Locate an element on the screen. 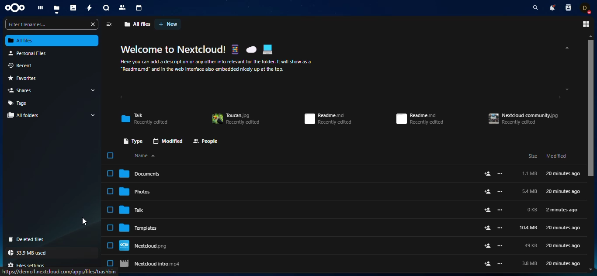 This screenshot has width=597, height=276. Filter filenames...  is located at coordinates (52, 24).